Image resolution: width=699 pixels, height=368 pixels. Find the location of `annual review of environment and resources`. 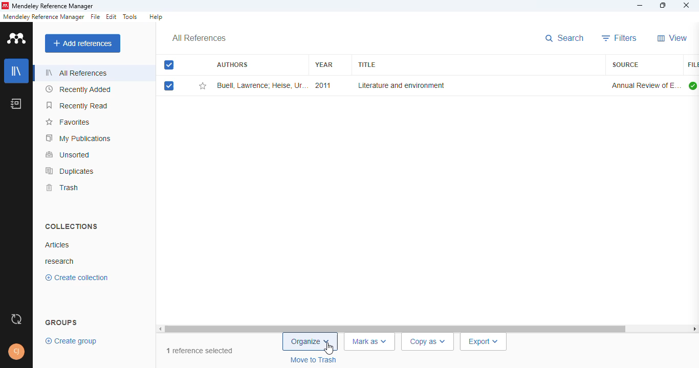

annual review of environment and resources is located at coordinates (645, 85).